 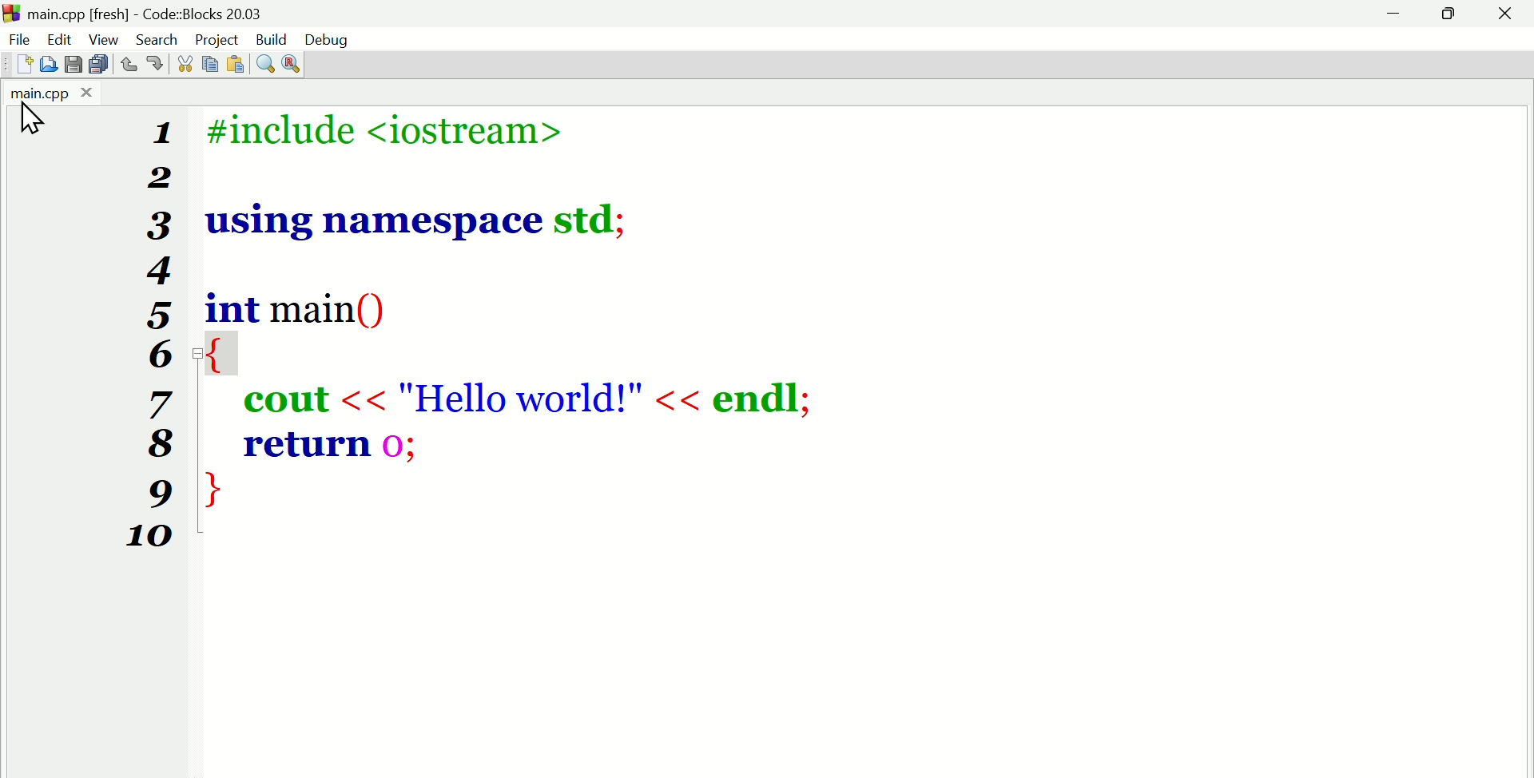 What do you see at coordinates (129, 65) in the screenshot?
I see `Undo` at bounding box center [129, 65].